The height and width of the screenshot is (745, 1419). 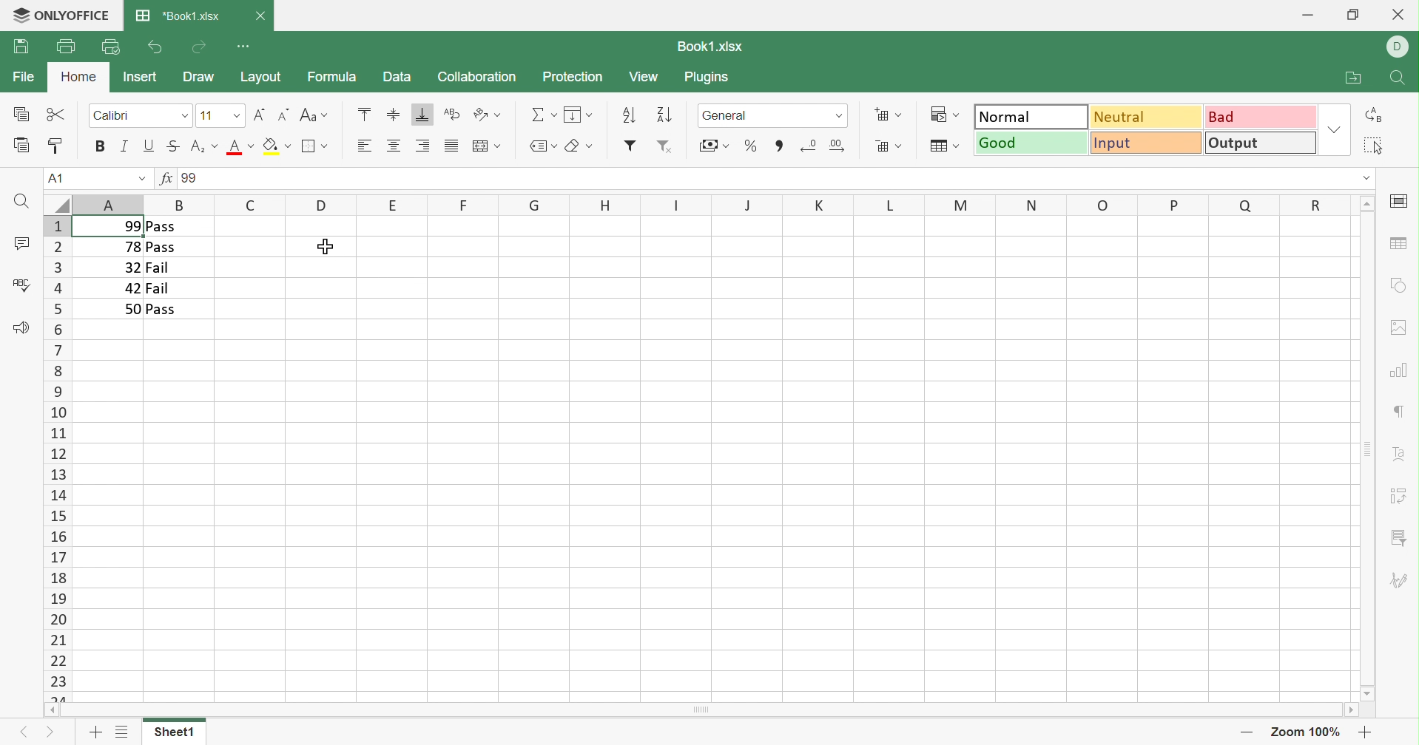 What do you see at coordinates (20, 327) in the screenshot?
I see `Feedback & Support` at bounding box center [20, 327].